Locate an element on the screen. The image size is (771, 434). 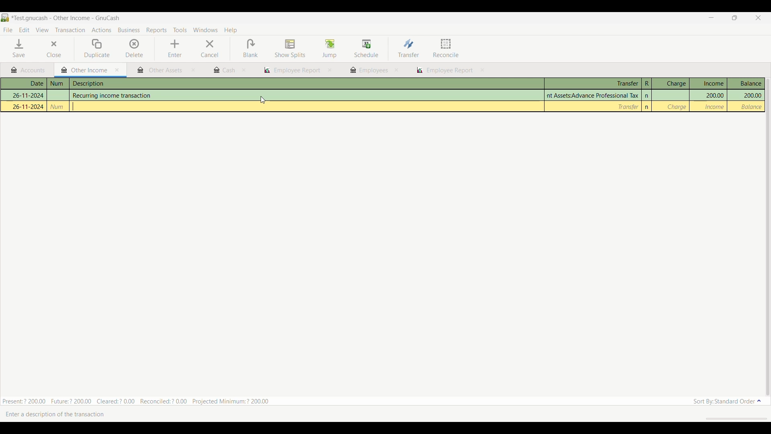
Transfer is located at coordinates (618, 107).